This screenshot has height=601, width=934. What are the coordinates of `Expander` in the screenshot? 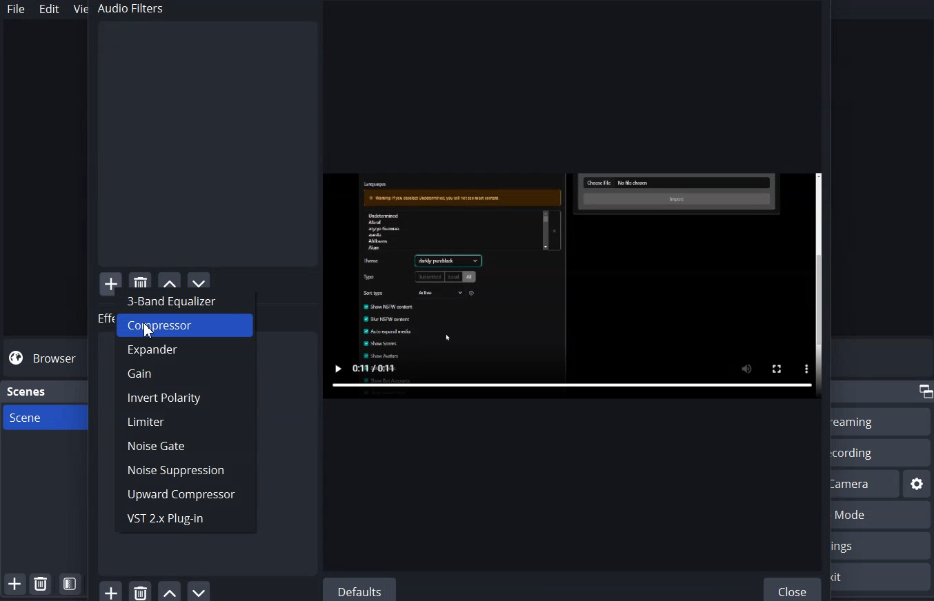 It's located at (186, 351).